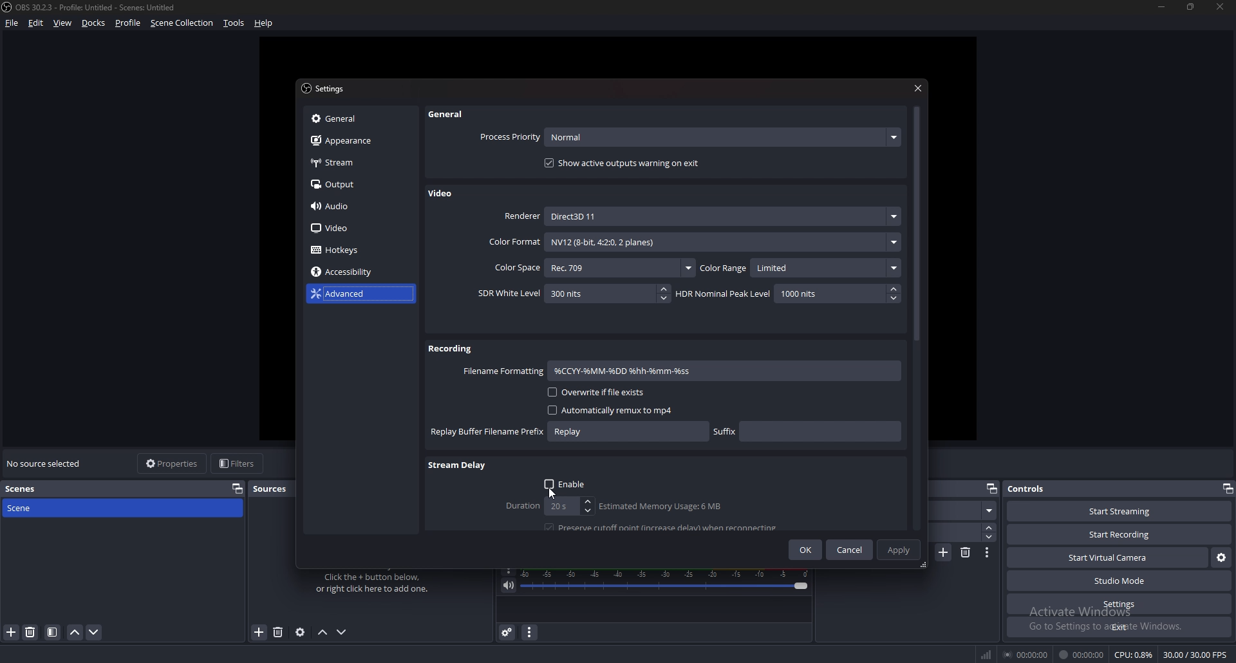 This screenshot has height=663, width=1236. I want to click on Appearance, so click(355, 140).